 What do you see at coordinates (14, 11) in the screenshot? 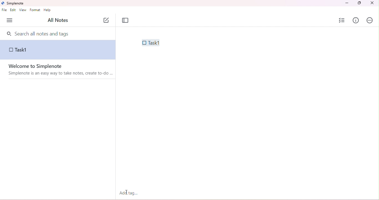
I see `edit` at bounding box center [14, 11].